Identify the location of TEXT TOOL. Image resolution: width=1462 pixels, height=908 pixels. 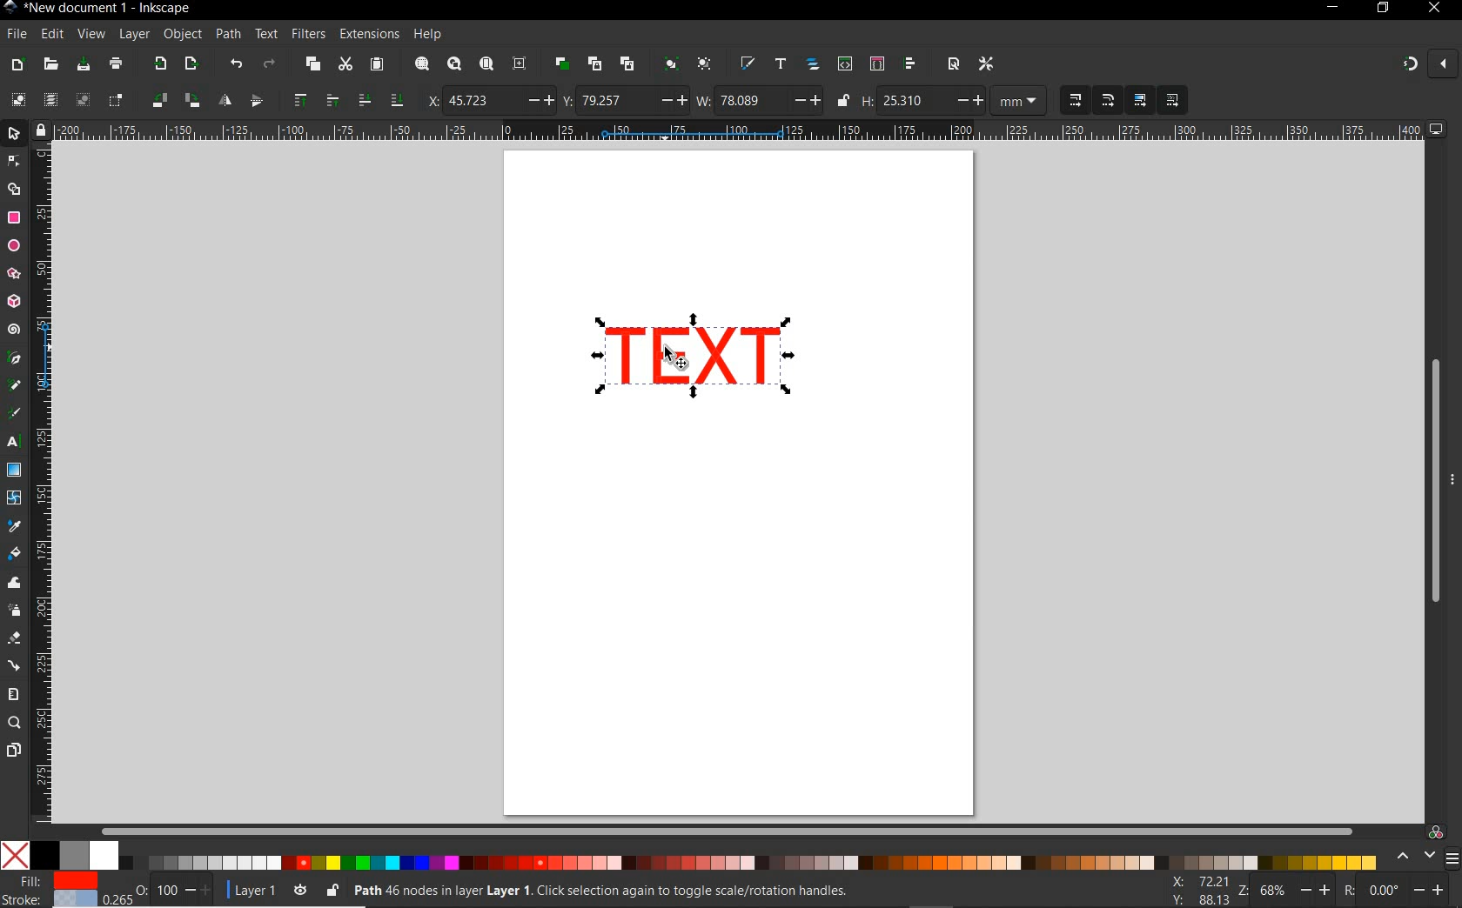
(16, 442).